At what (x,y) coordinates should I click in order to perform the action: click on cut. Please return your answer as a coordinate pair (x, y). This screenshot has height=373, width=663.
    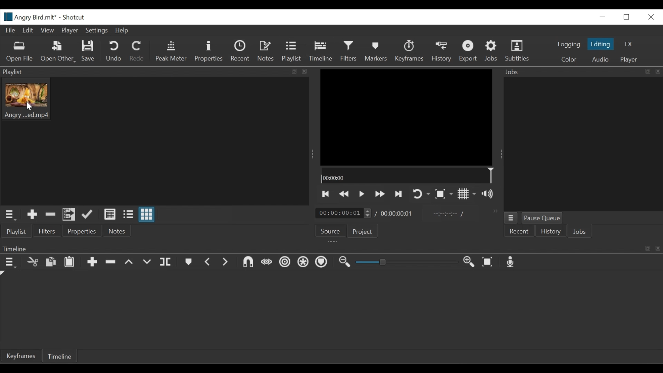
    Looking at the image, I should click on (32, 262).